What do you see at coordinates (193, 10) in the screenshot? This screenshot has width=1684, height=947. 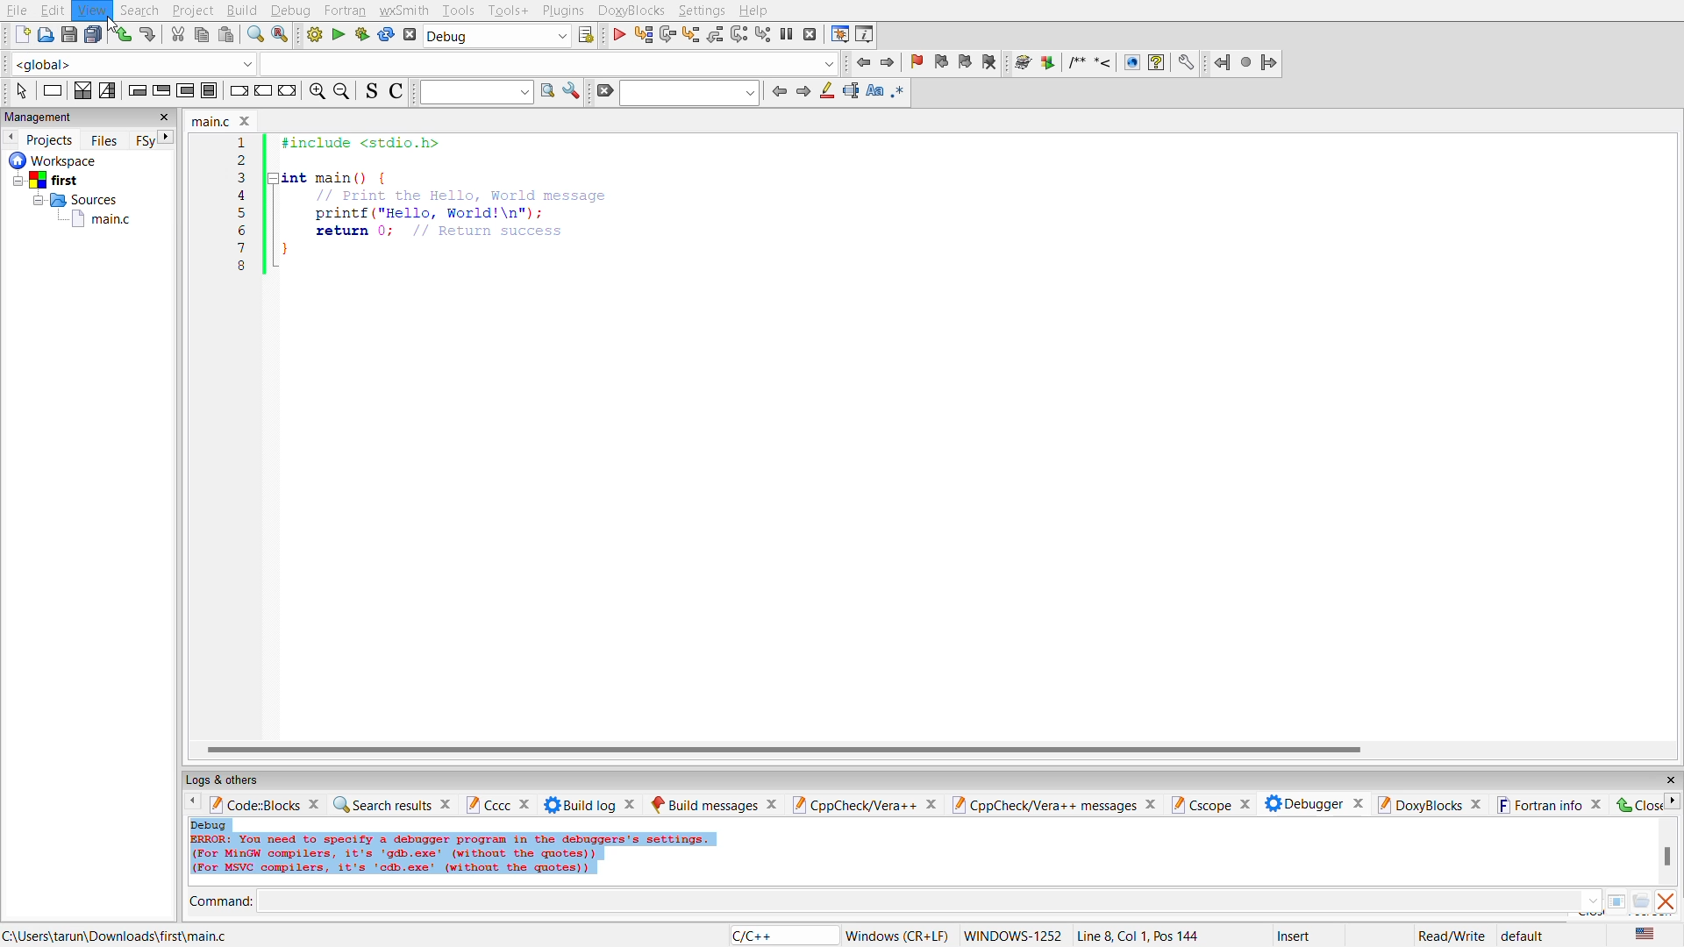 I see `project` at bounding box center [193, 10].